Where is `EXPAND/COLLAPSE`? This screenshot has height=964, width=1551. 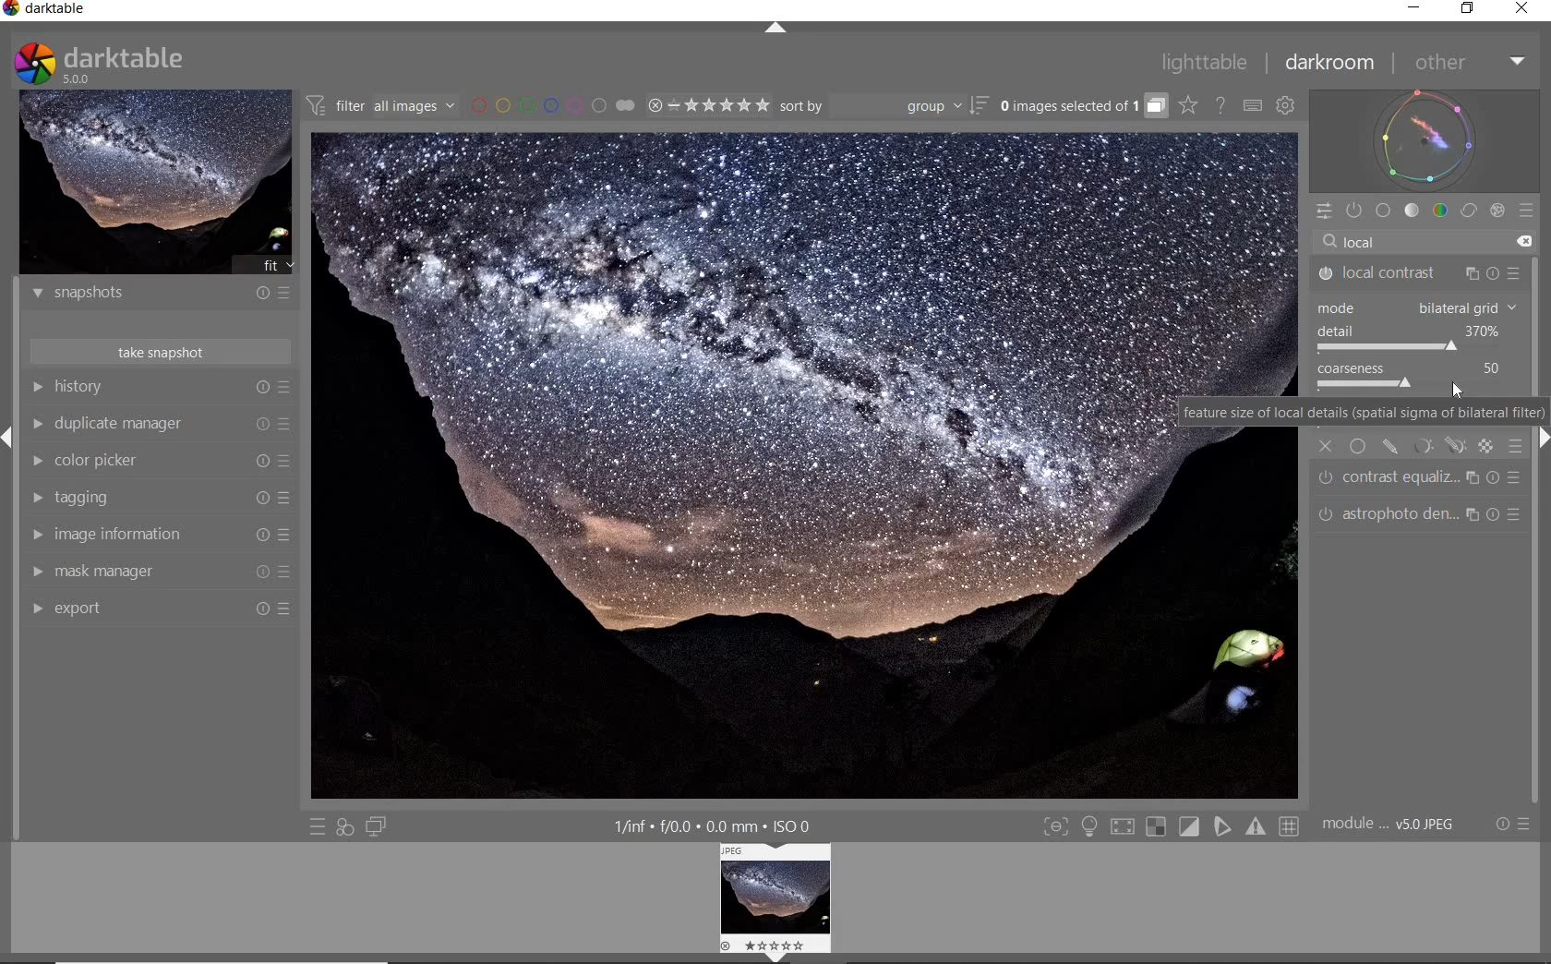 EXPAND/COLLAPSE is located at coordinates (775, 29).